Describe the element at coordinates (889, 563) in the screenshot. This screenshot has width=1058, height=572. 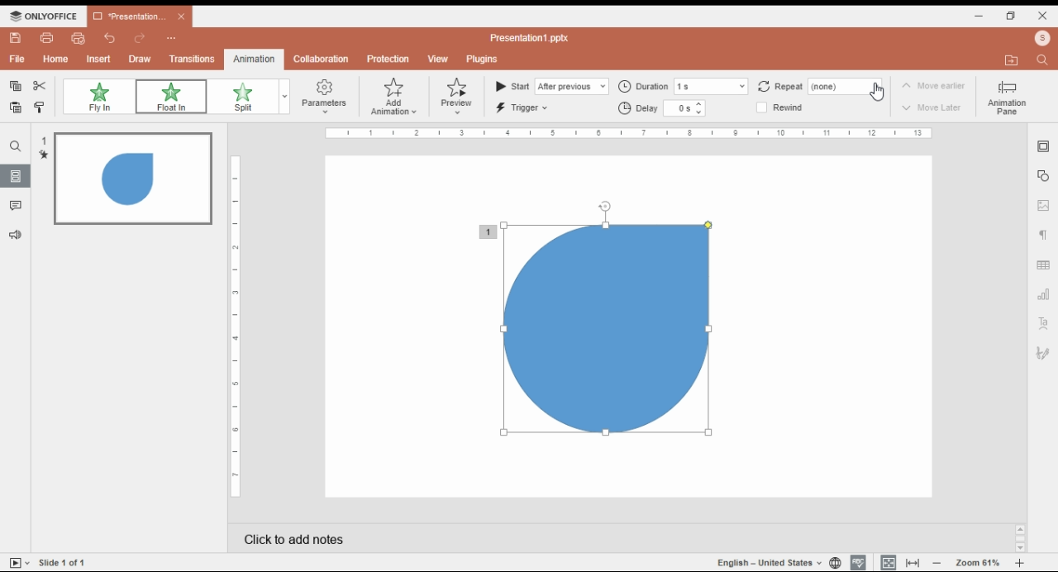
I see `fit to slide` at that location.